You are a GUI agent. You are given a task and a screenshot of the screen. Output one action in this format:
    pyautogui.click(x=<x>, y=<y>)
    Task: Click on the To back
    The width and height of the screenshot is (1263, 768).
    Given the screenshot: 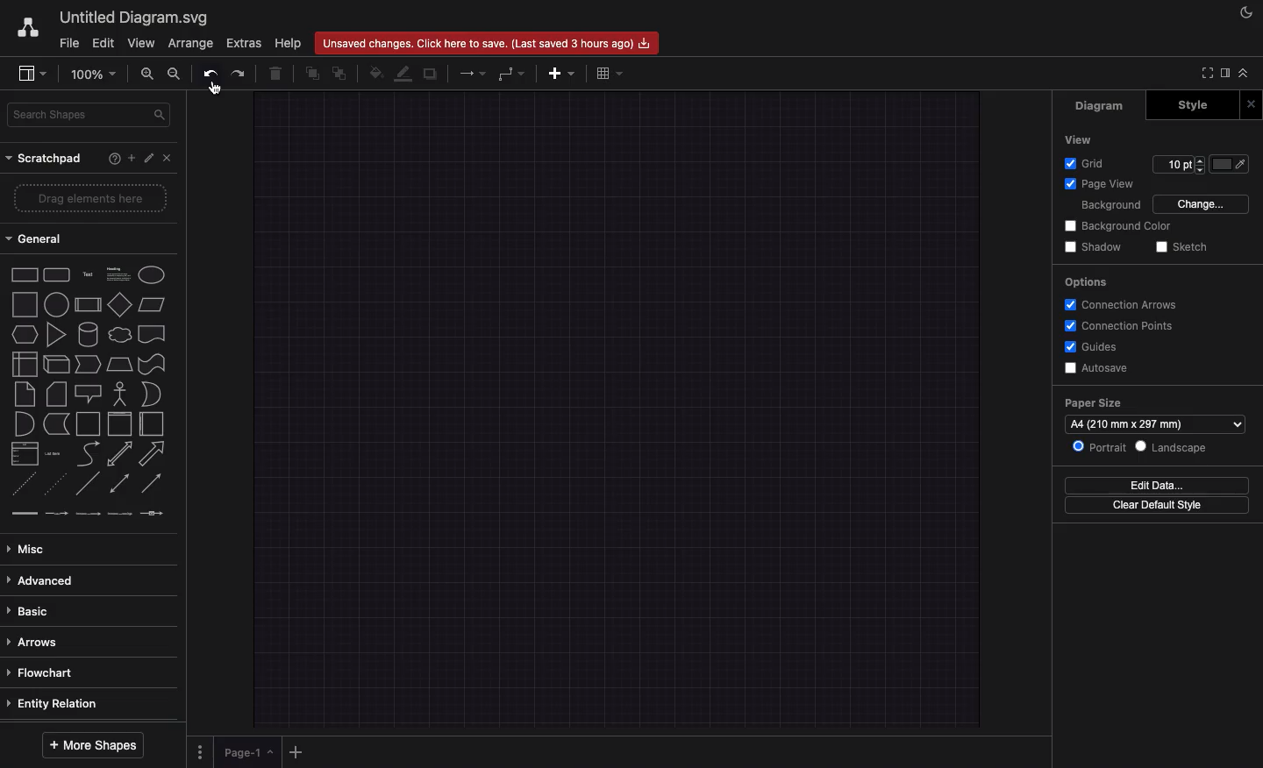 What is the action you would take?
    pyautogui.click(x=342, y=73)
    